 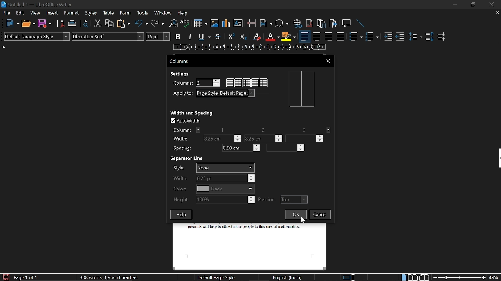 I want to click on Insert comment, so click(x=348, y=23).